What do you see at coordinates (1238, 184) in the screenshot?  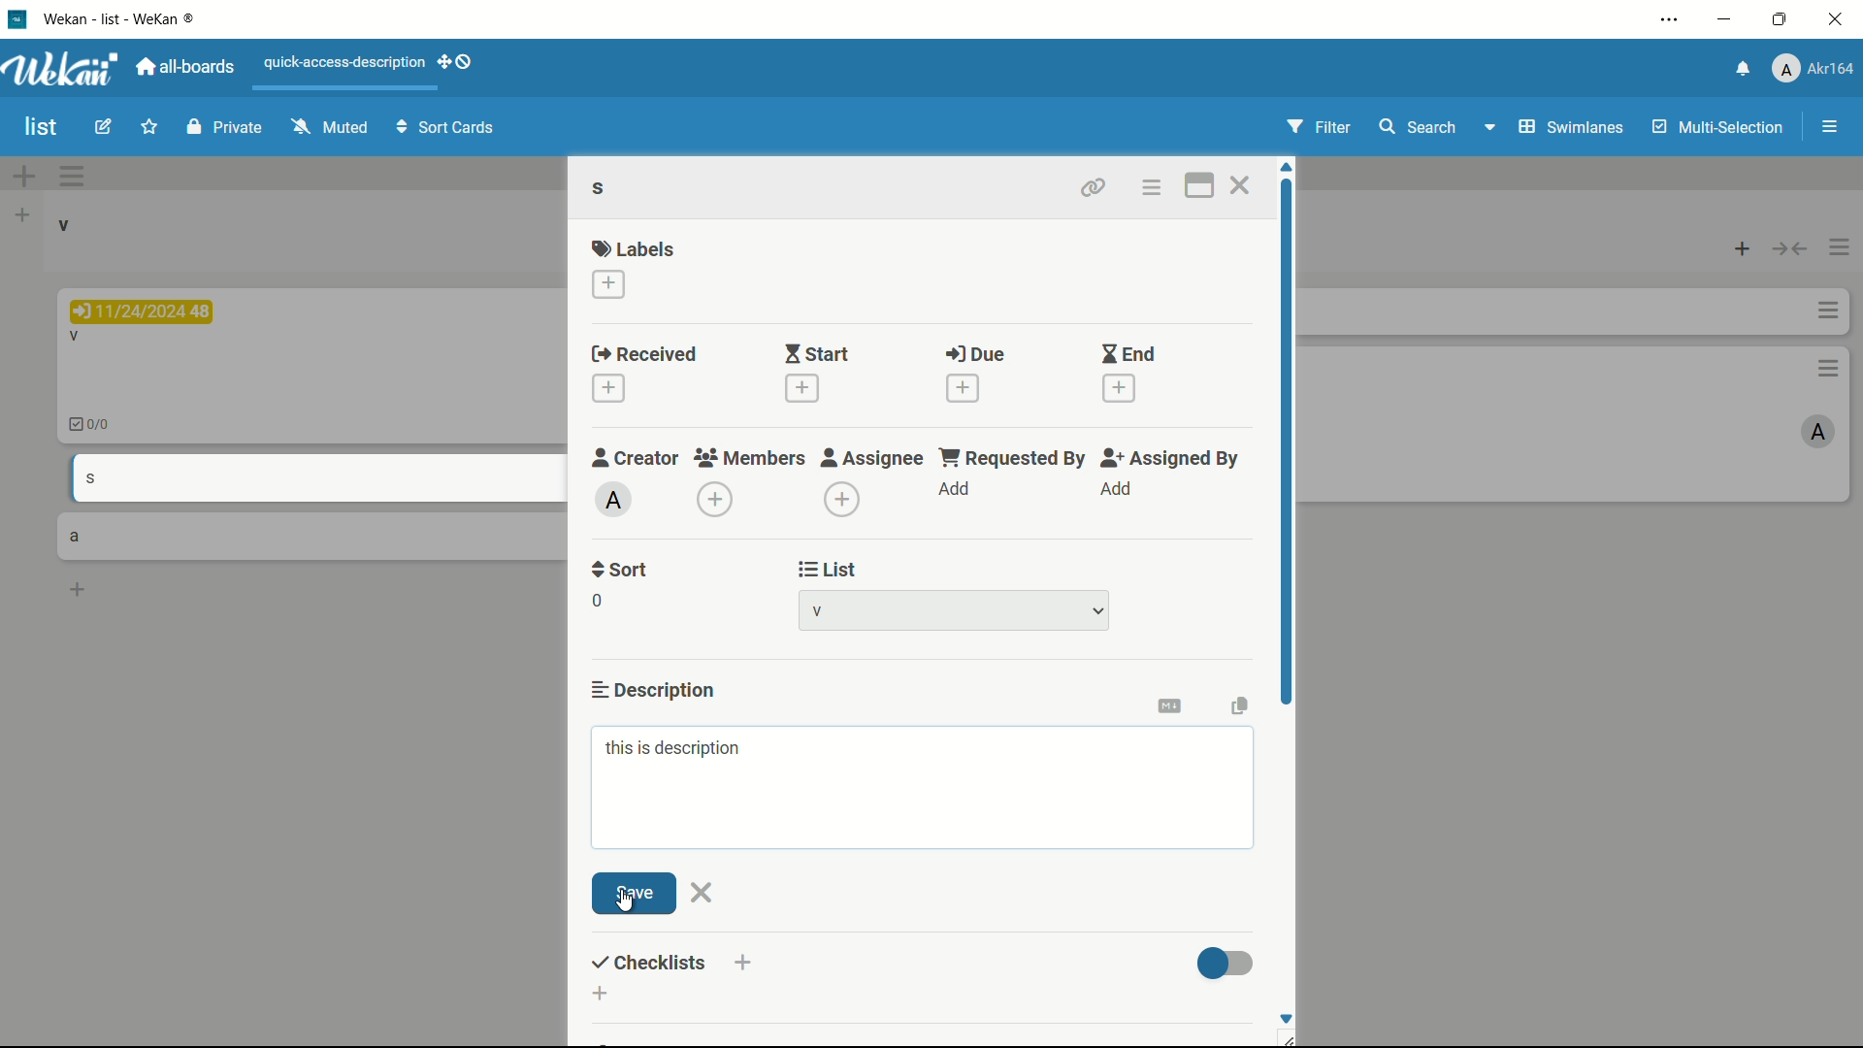 I see `close card` at bounding box center [1238, 184].